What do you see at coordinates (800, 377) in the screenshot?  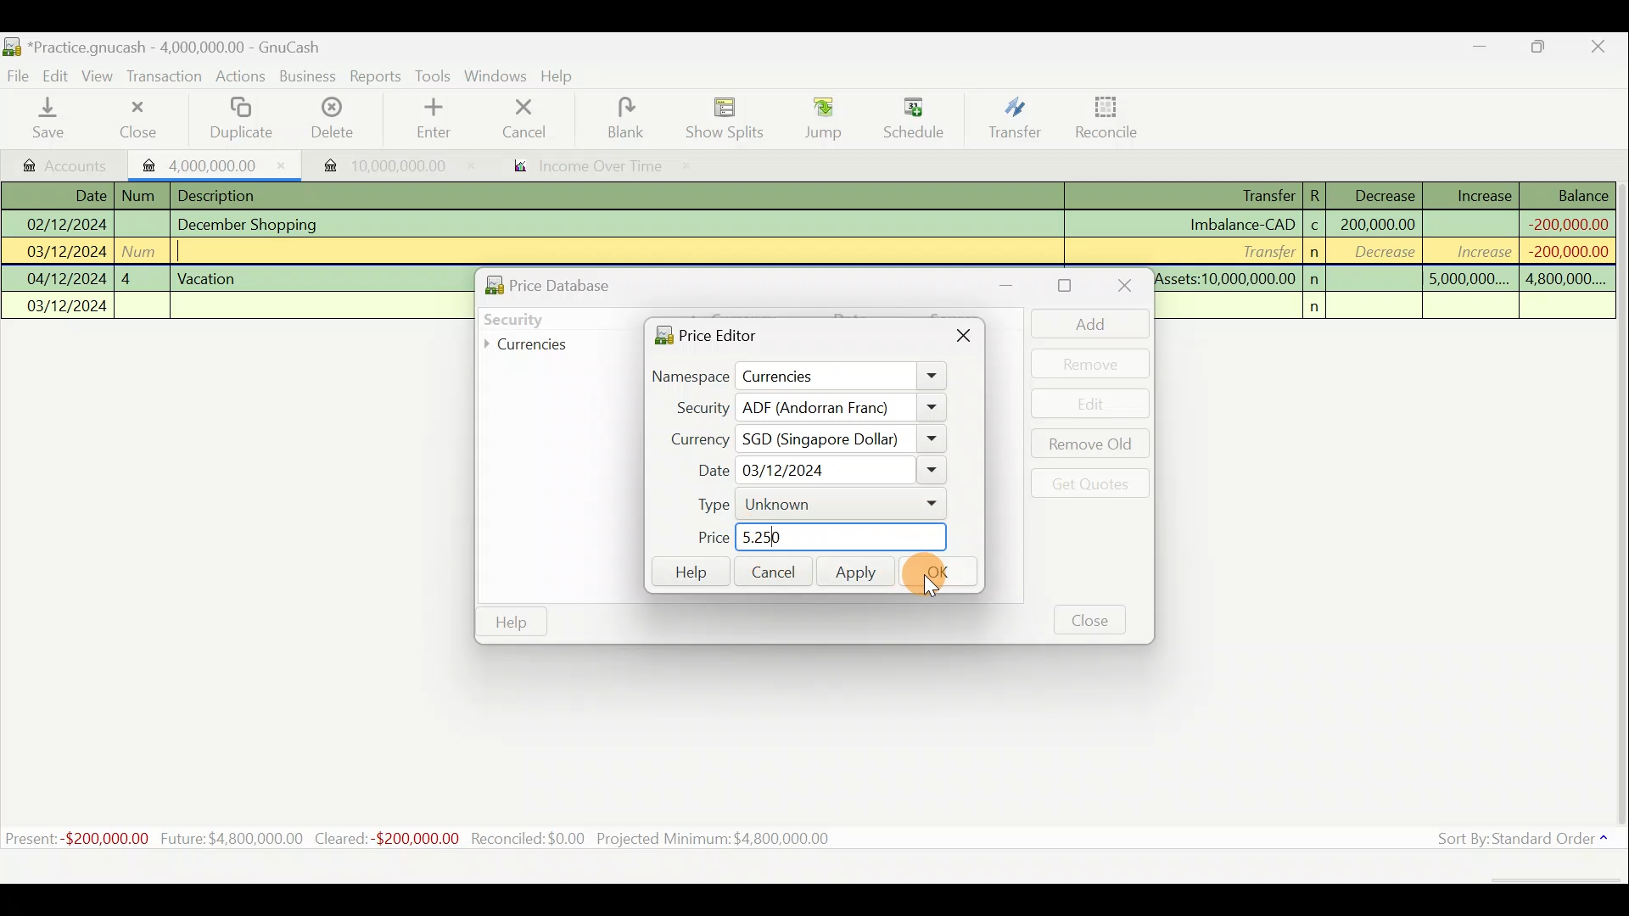 I see `Namespace` at bounding box center [800, 377].